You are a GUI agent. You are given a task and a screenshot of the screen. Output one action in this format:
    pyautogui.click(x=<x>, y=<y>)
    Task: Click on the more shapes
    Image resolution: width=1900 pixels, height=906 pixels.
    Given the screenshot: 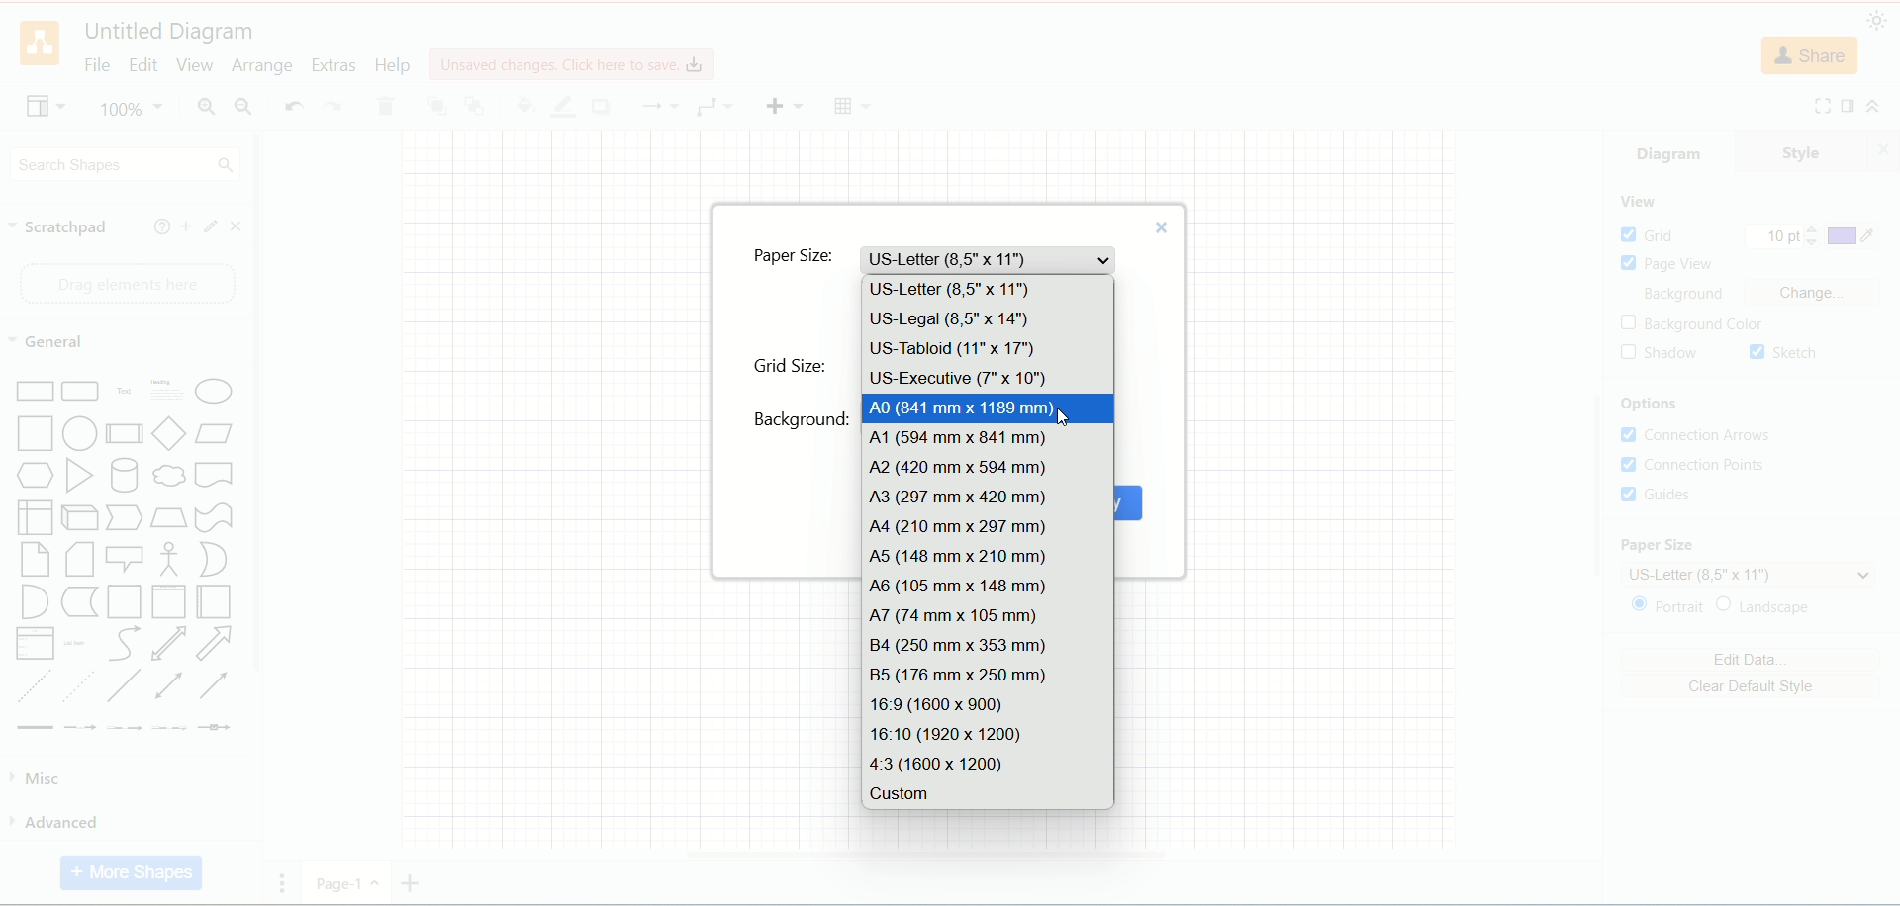 What is the action you would take?
    pyautogui.click(x=132, y=872)
    